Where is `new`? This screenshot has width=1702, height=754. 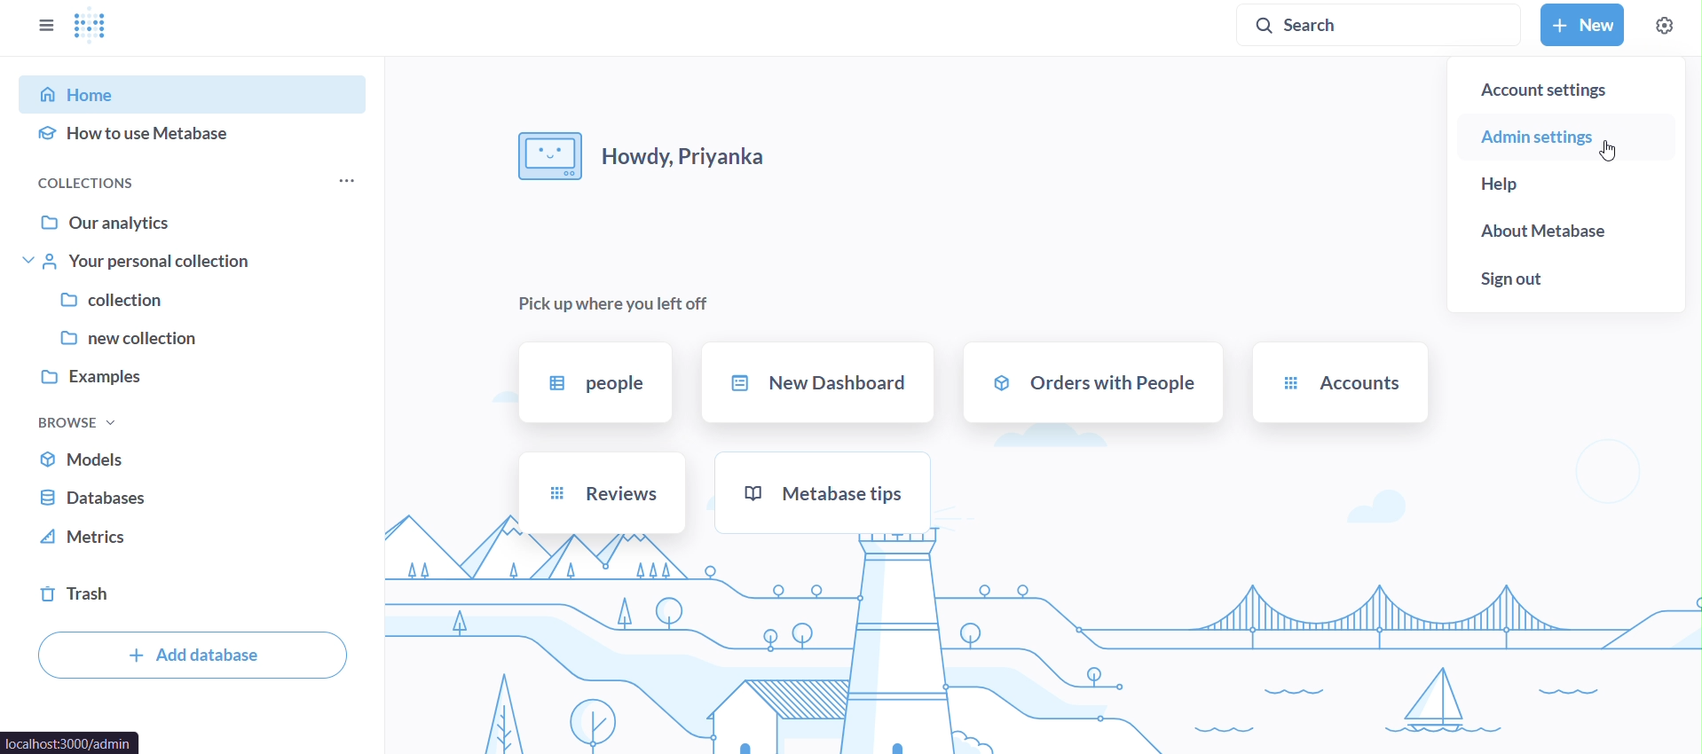 new is located at coordinates (1581, 26).